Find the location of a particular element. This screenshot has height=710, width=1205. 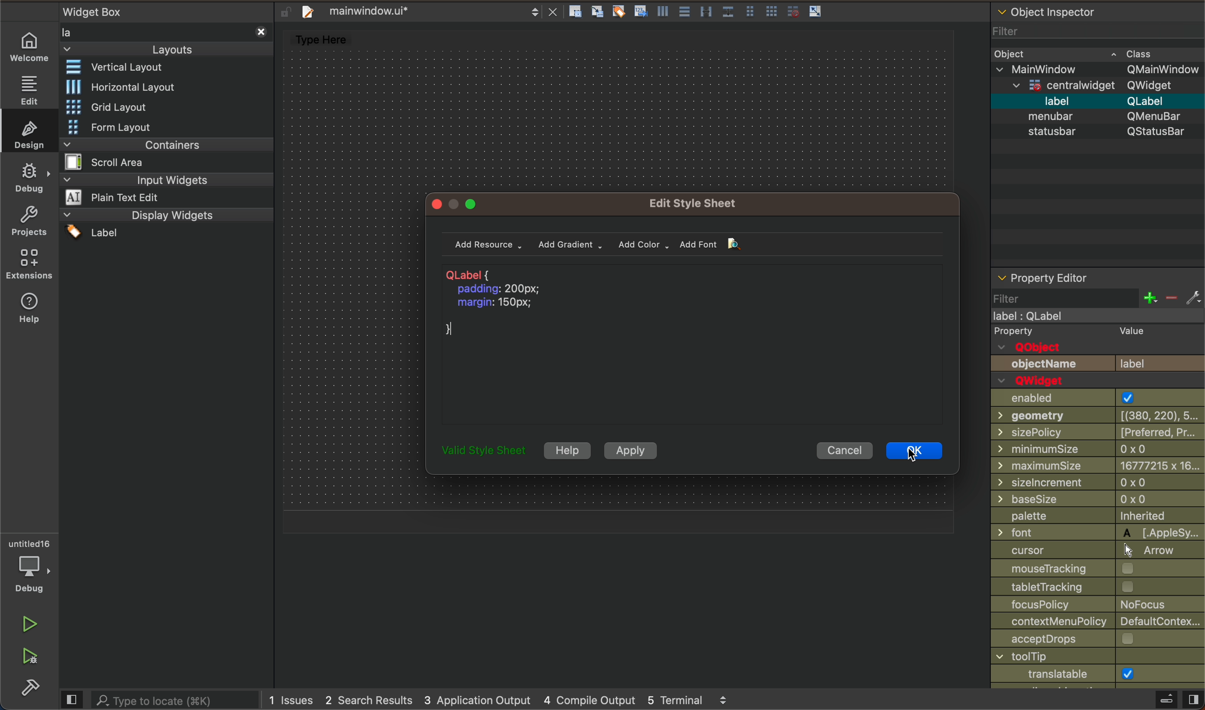

search is located at coordinates (160, 699).